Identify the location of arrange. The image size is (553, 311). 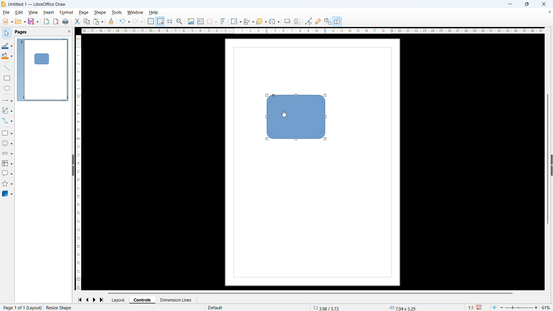
(261, 22).